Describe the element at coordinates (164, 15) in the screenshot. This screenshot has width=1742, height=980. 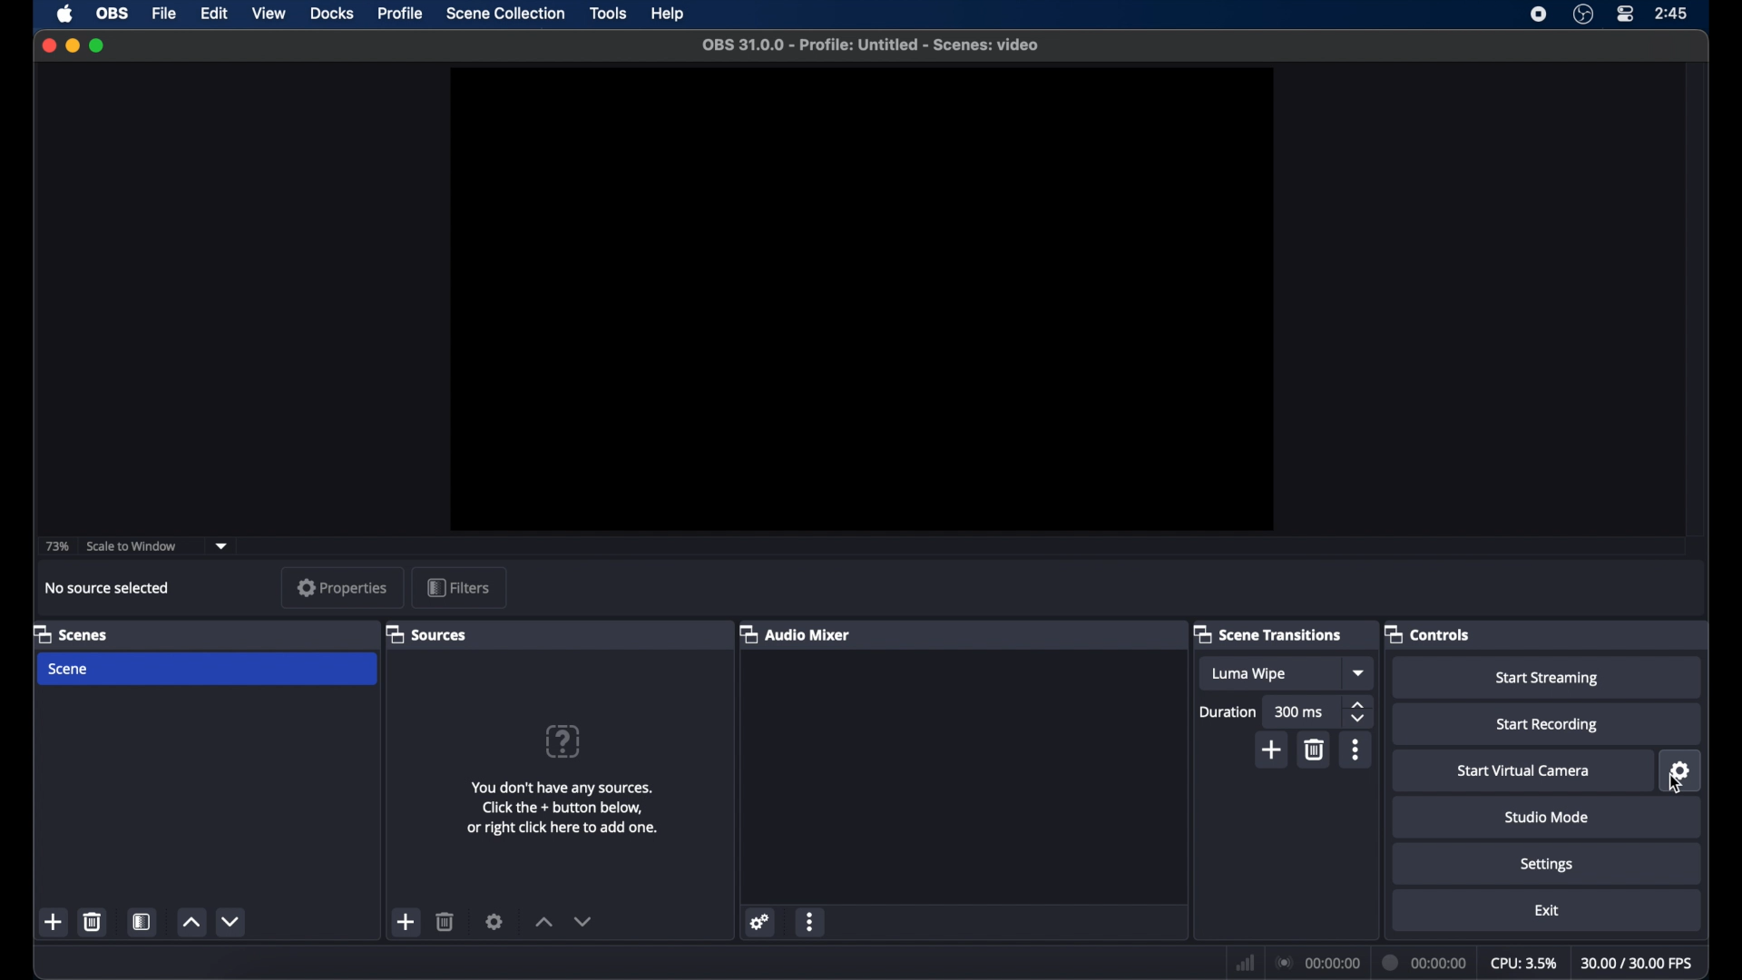
I see `file` at that location.